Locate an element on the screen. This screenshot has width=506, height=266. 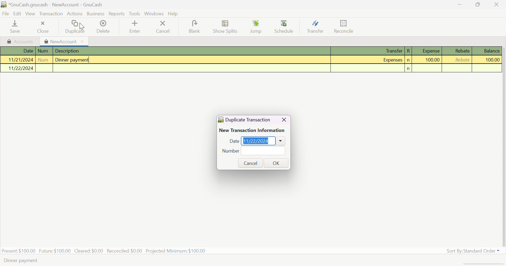
n is located at coordinates (410, 69).